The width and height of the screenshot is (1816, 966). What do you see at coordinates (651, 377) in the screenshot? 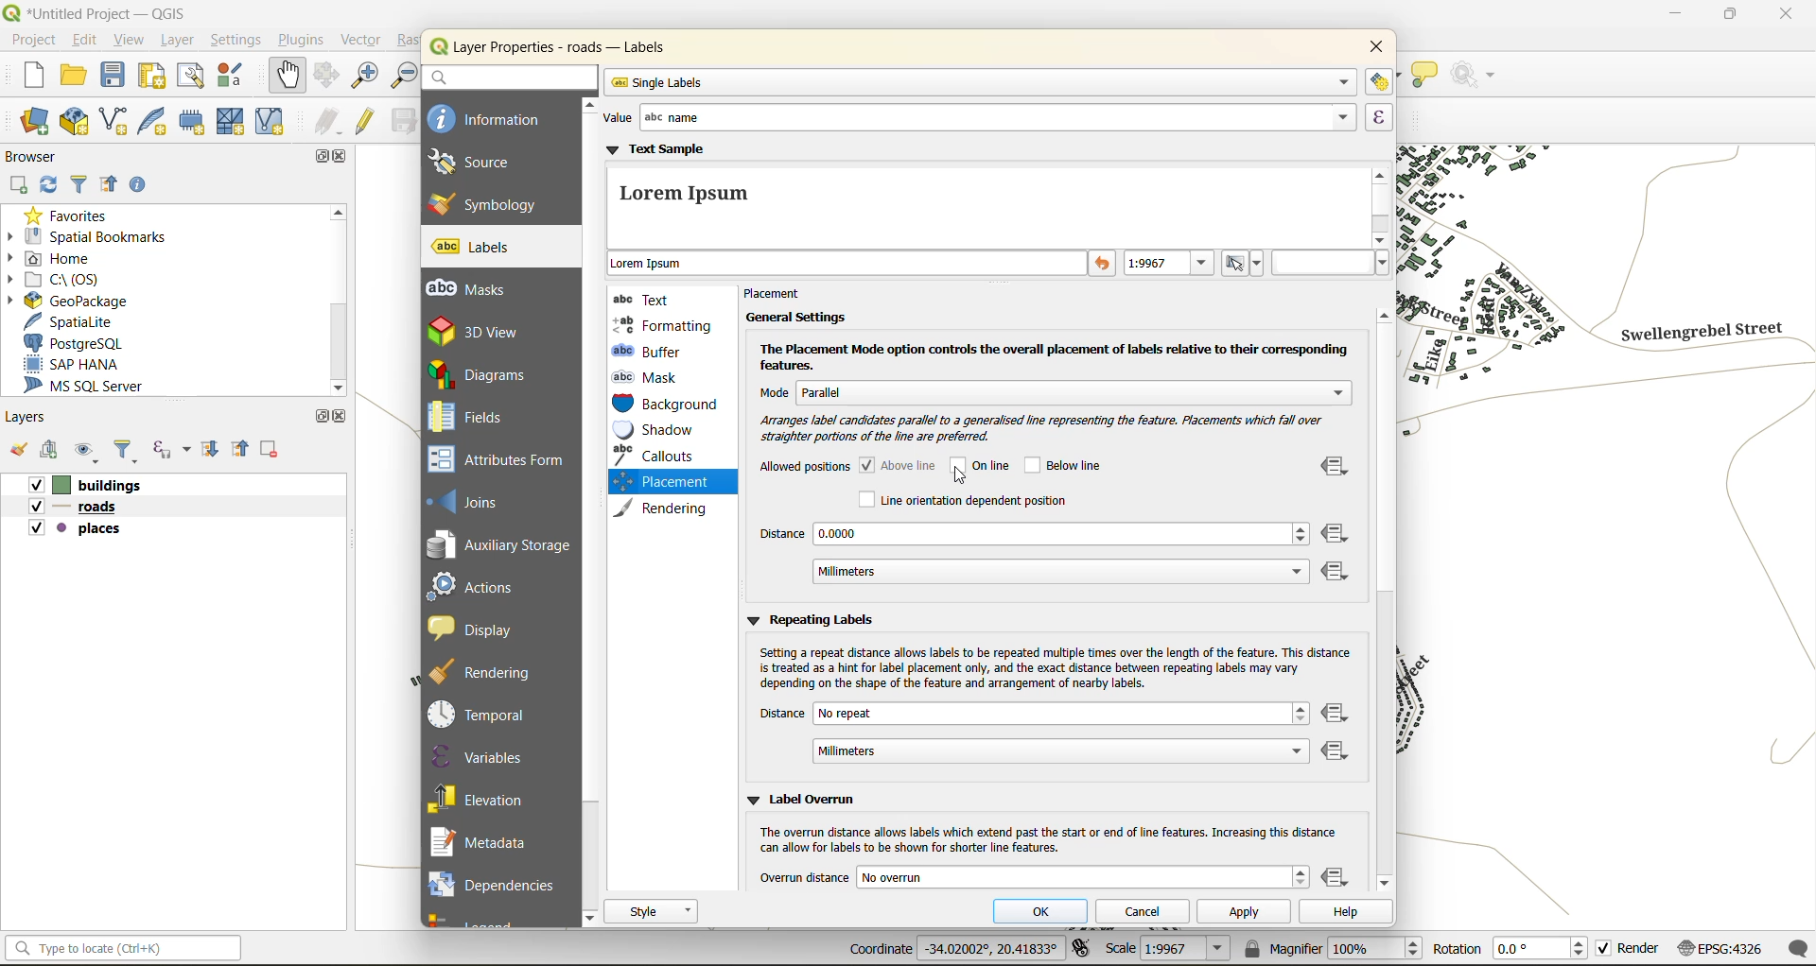
I see `mask` at bounding box center [651, 377].